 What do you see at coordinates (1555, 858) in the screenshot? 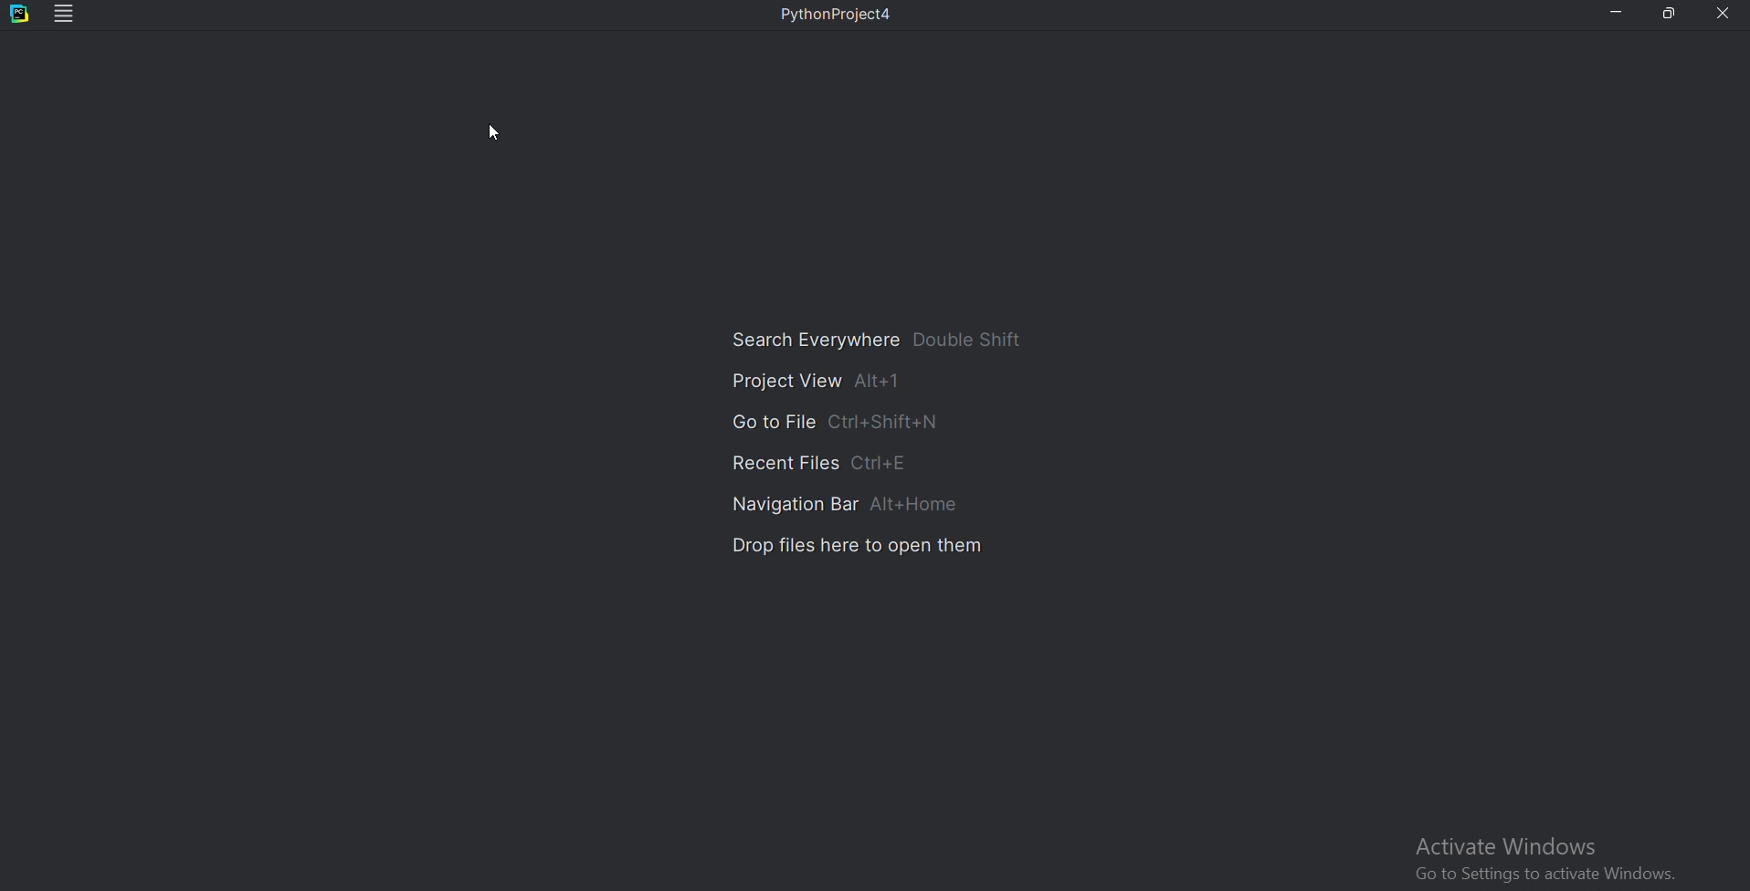
I see `Windows information` at bounding box center [1555, 858].